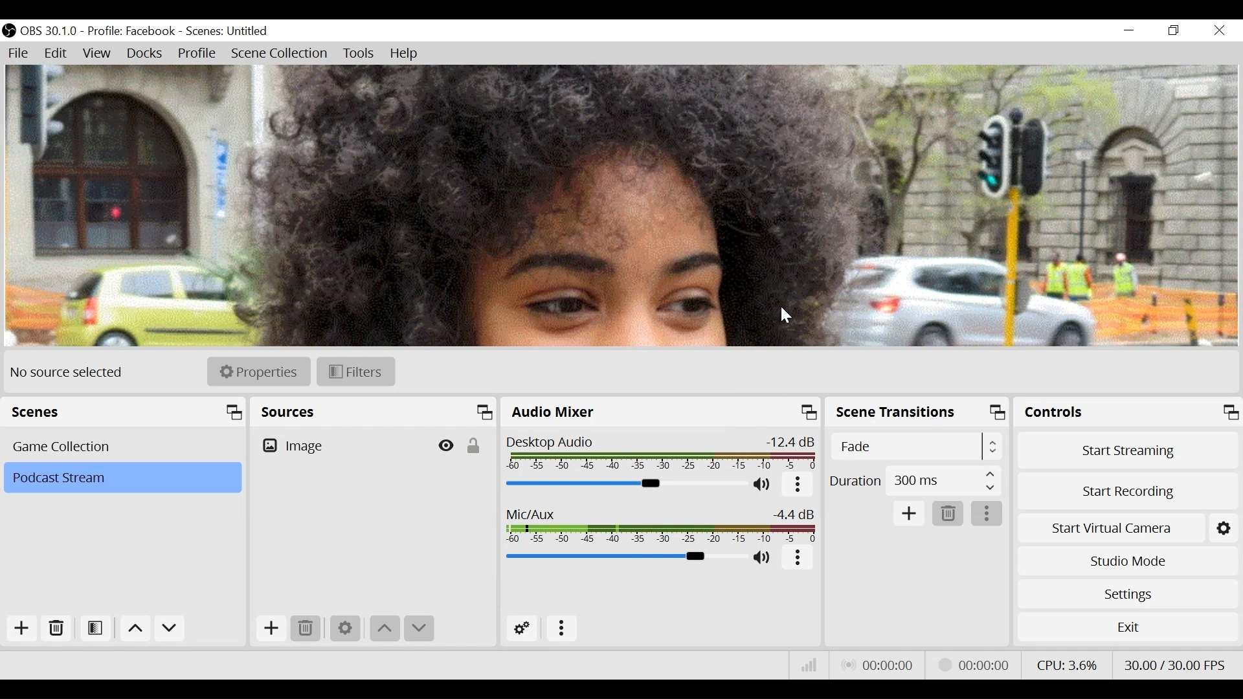  Describe the element at coordinates (126, 412) in the screenshot. I see `Scenes Panel` at that location.